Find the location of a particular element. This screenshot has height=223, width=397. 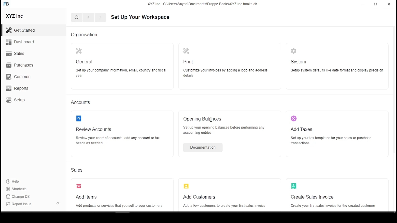

review accounts is located at coordinates (95, 129).